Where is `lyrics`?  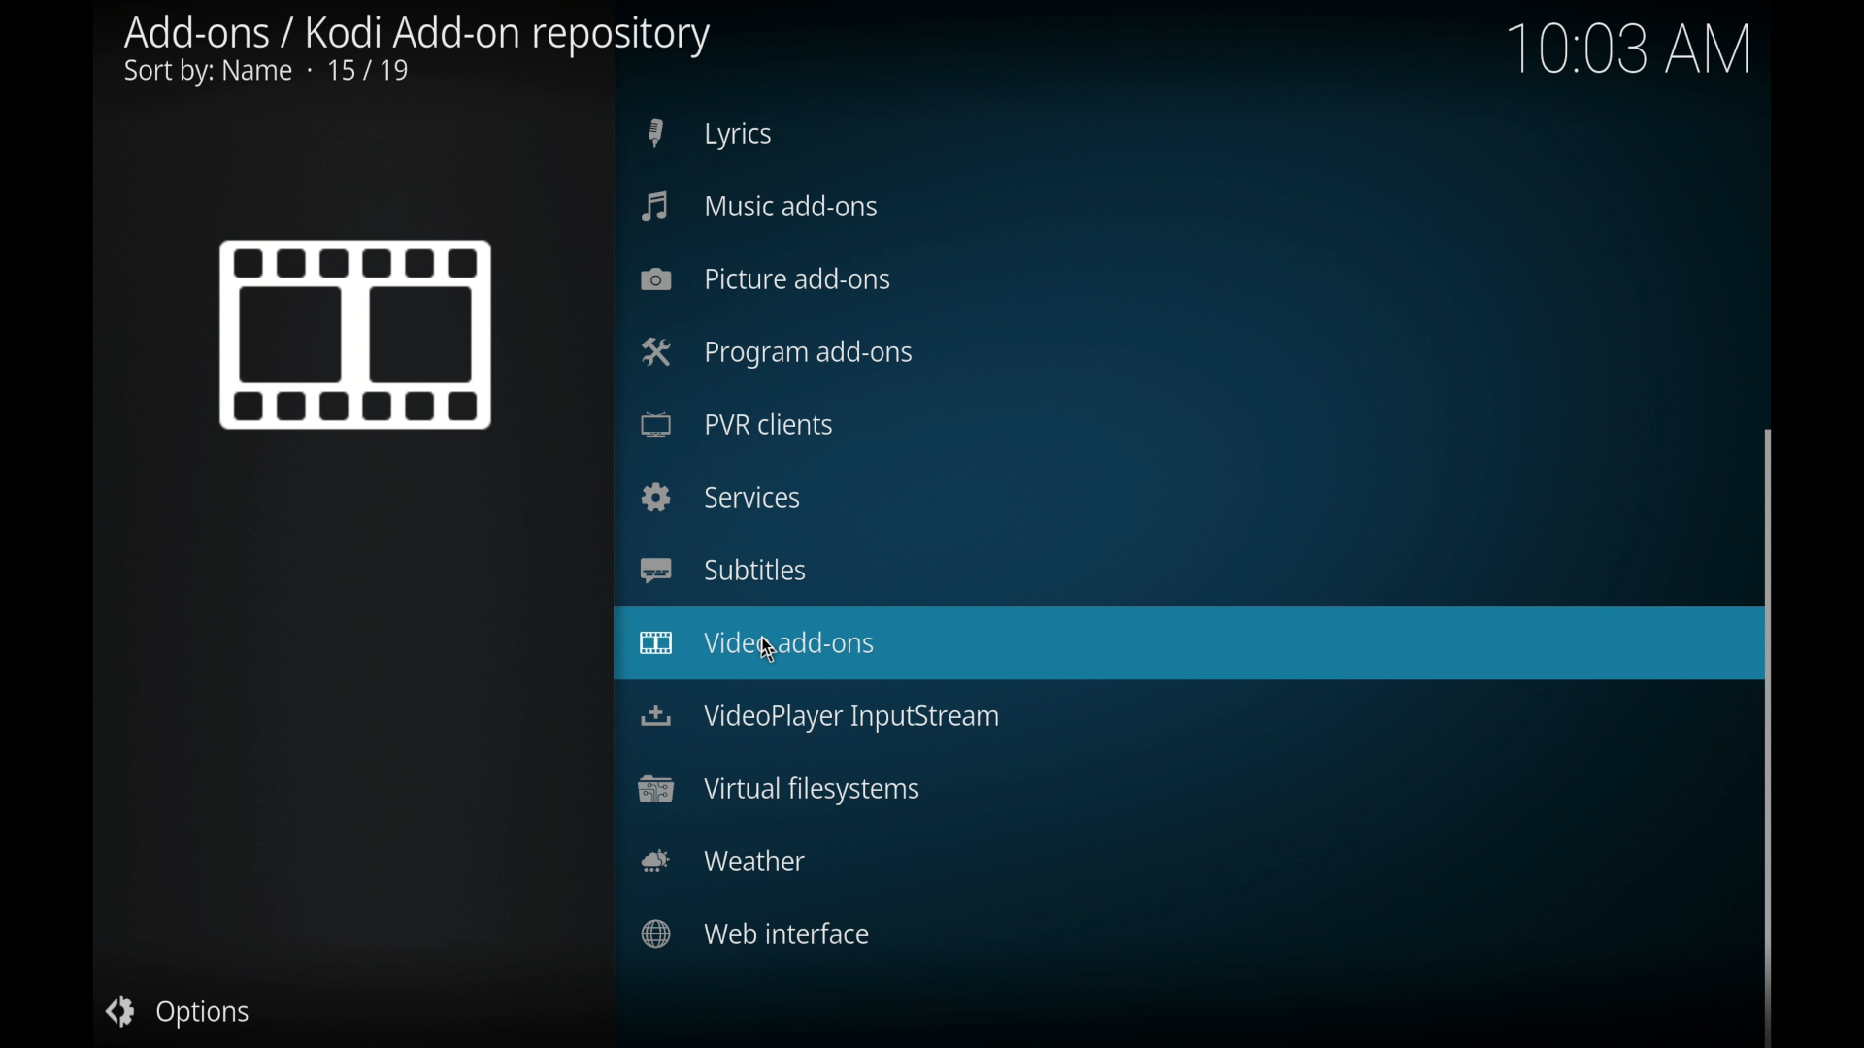 lyrics is located at coordinates (710, 134).